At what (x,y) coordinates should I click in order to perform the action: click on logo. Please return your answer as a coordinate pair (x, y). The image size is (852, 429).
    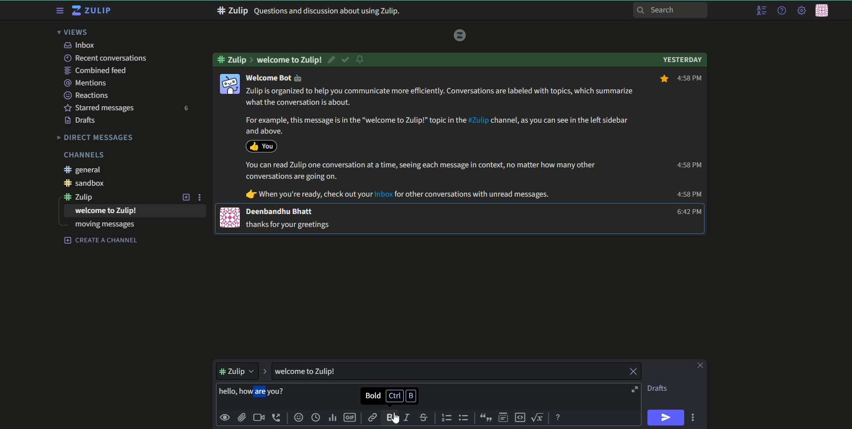
    Looking at the image, I should click on (460, 35).